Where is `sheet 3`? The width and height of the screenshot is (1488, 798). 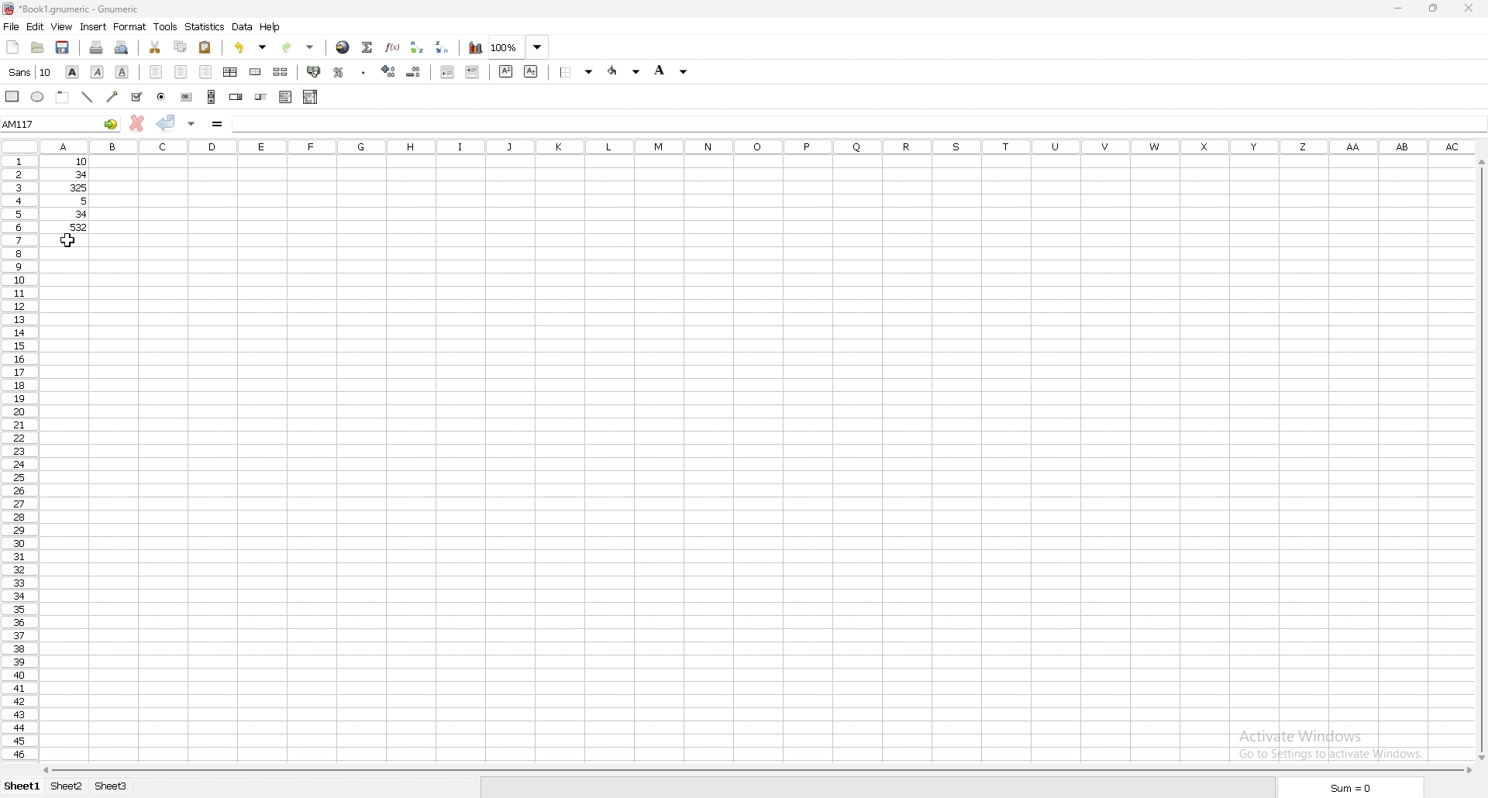 sheet 3 is located at coordinates (113, 786).